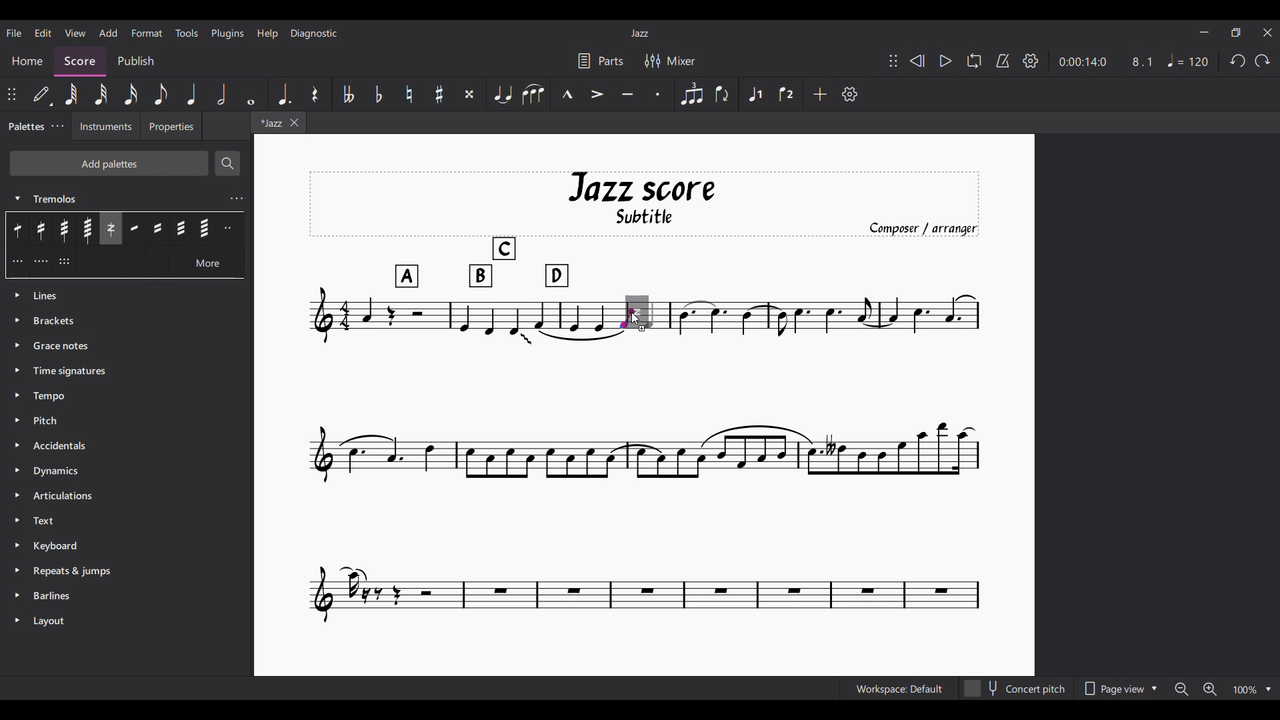 This screenshot has width=1280, height=720. I want to click on Palette settings, so click(58, 126).